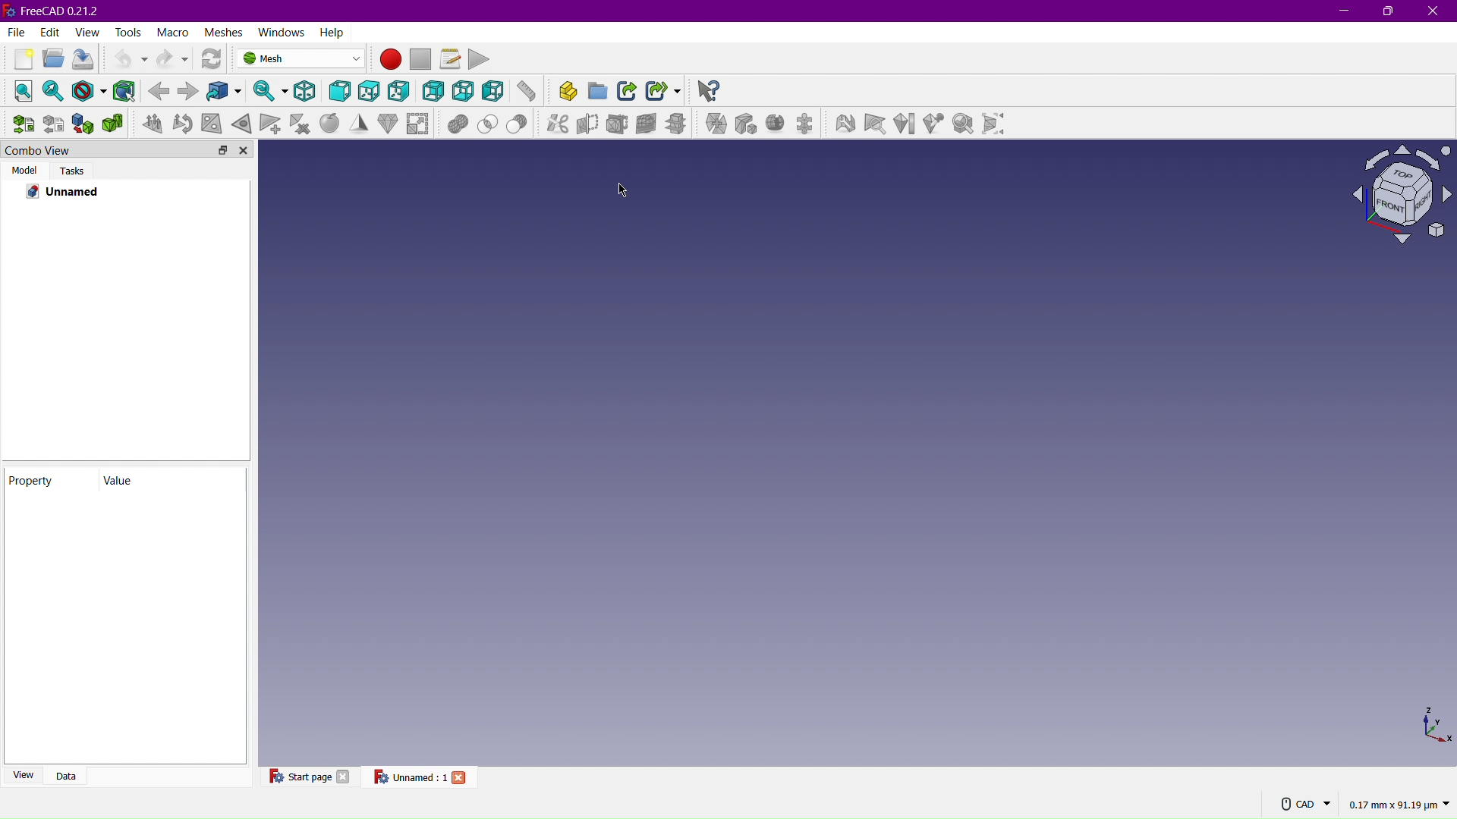 This screenshot has height=819, width=1457. I want to click on Create section from mesh, so click(647, 124).